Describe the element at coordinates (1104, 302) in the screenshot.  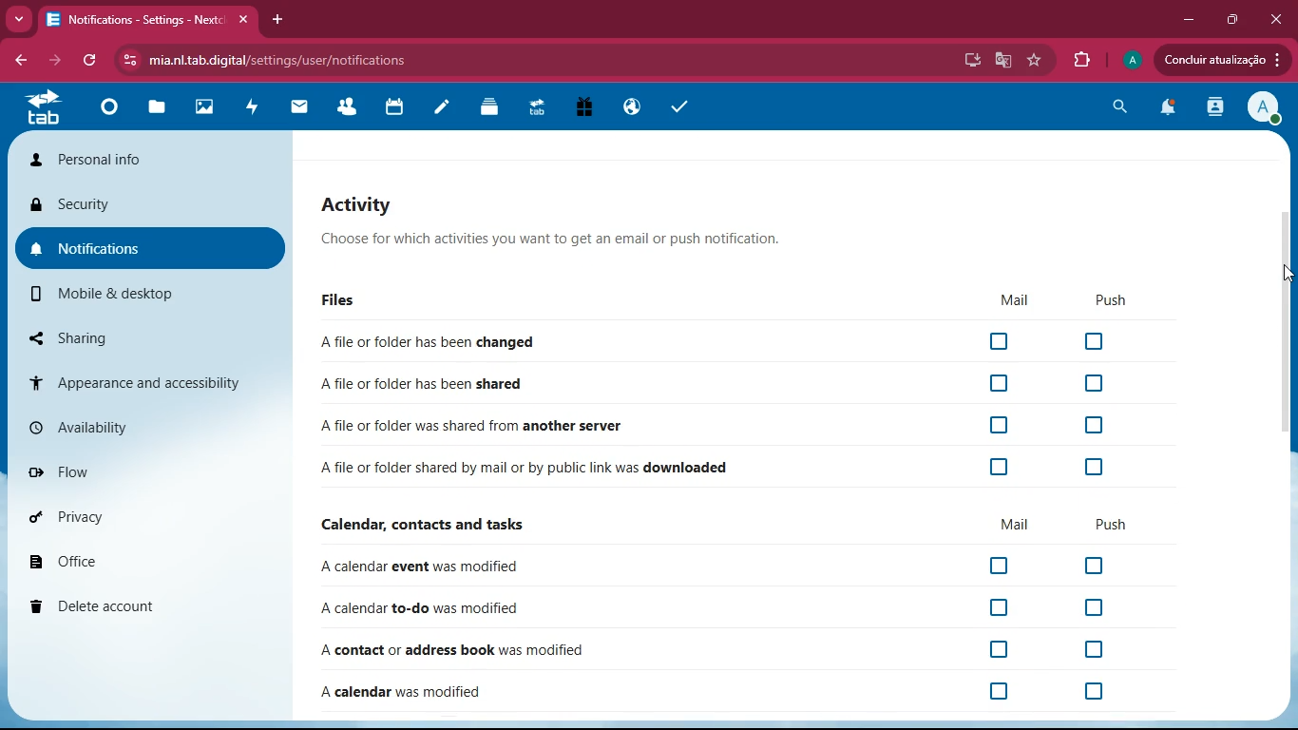
I see `Push` at that location.